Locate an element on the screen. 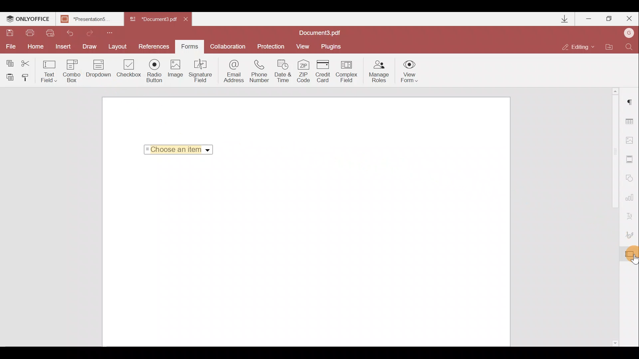 The height and width of the screenshot is (359, 639). Minimize is located at coordinates (588, 19).